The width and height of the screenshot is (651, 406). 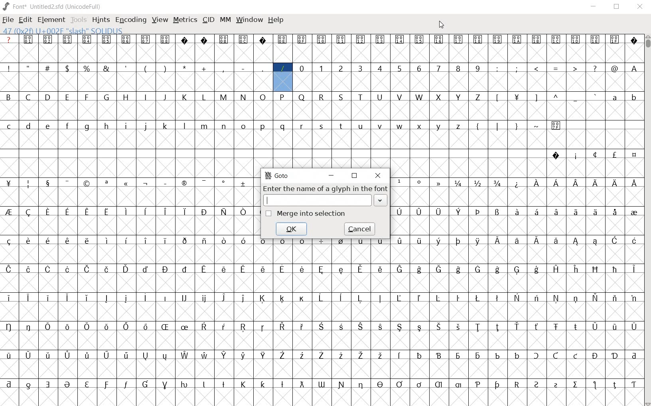 I want to click on glyph, so click(x=223, y=241).